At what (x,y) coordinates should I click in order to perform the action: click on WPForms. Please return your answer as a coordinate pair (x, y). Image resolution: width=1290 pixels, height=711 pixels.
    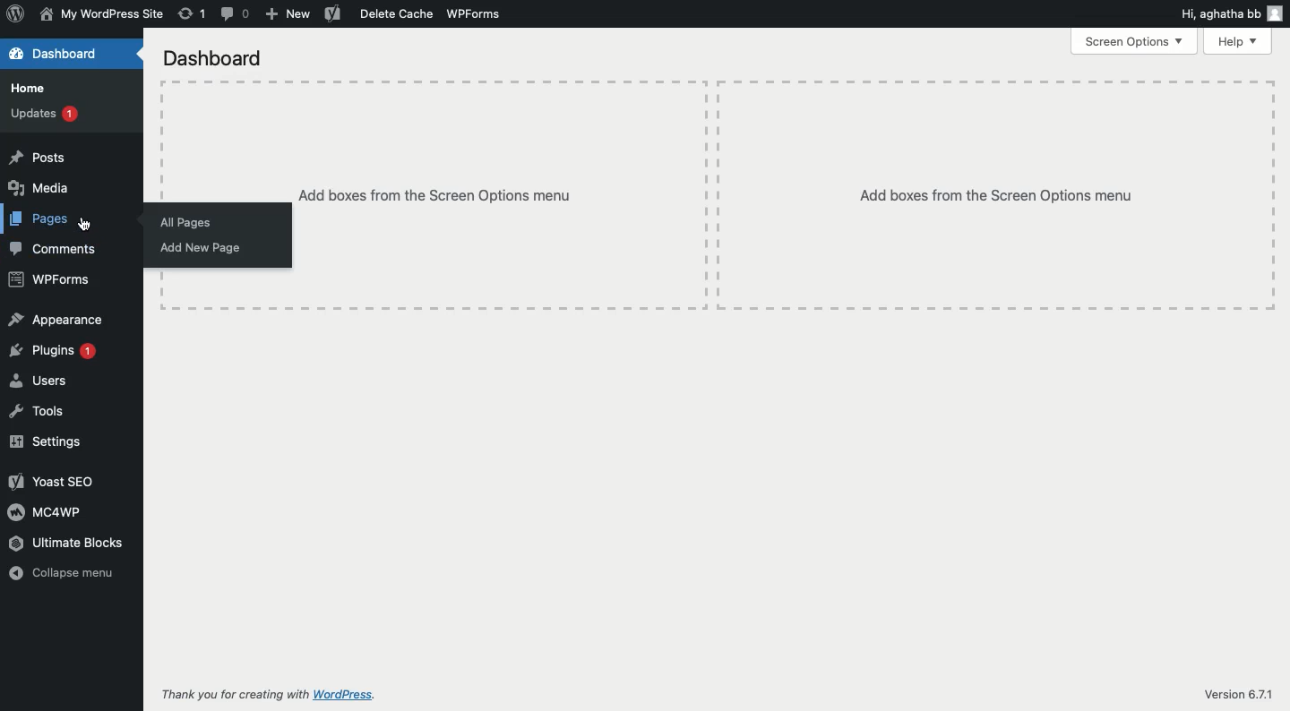
    Looking at the image, I should click on (47, 281).